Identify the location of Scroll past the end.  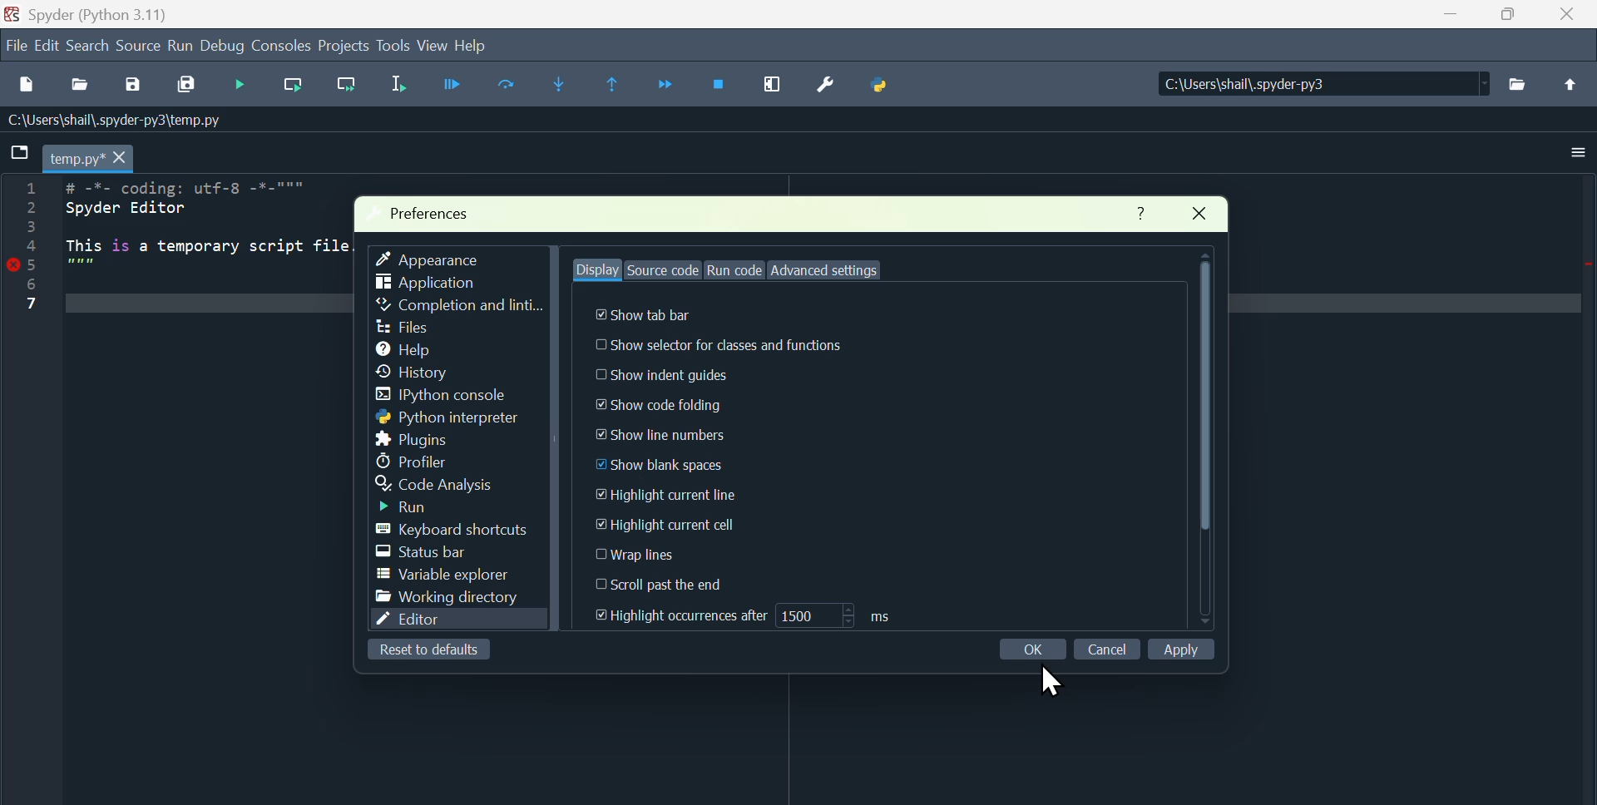
(672, 584).